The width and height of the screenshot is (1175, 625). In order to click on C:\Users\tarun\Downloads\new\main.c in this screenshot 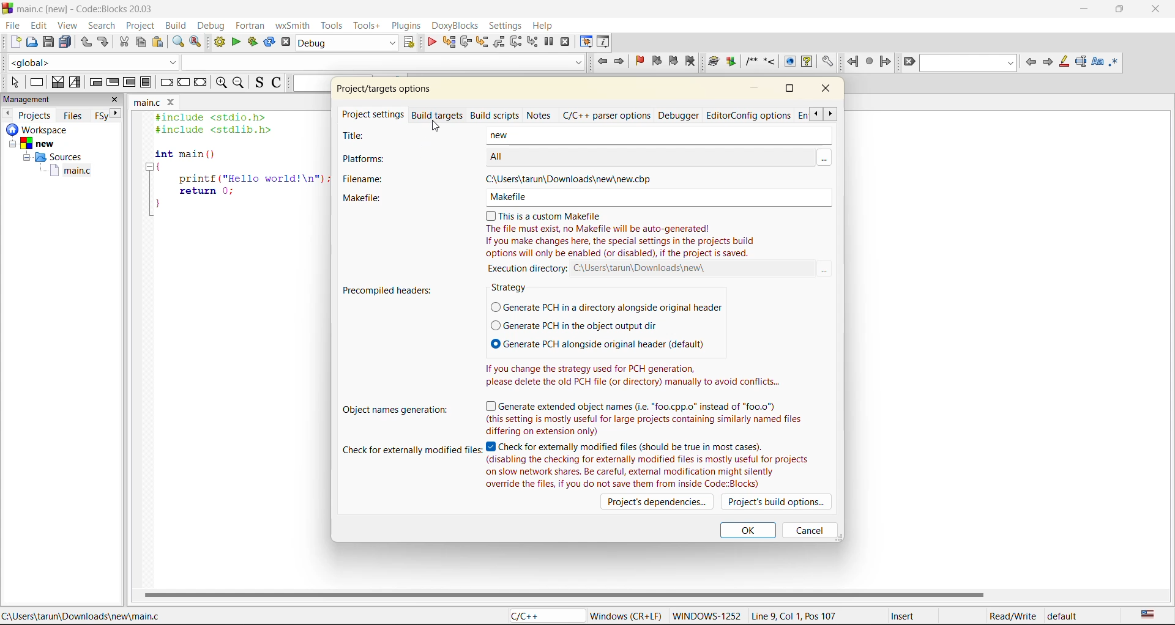, I will do `click(84, 616)`.